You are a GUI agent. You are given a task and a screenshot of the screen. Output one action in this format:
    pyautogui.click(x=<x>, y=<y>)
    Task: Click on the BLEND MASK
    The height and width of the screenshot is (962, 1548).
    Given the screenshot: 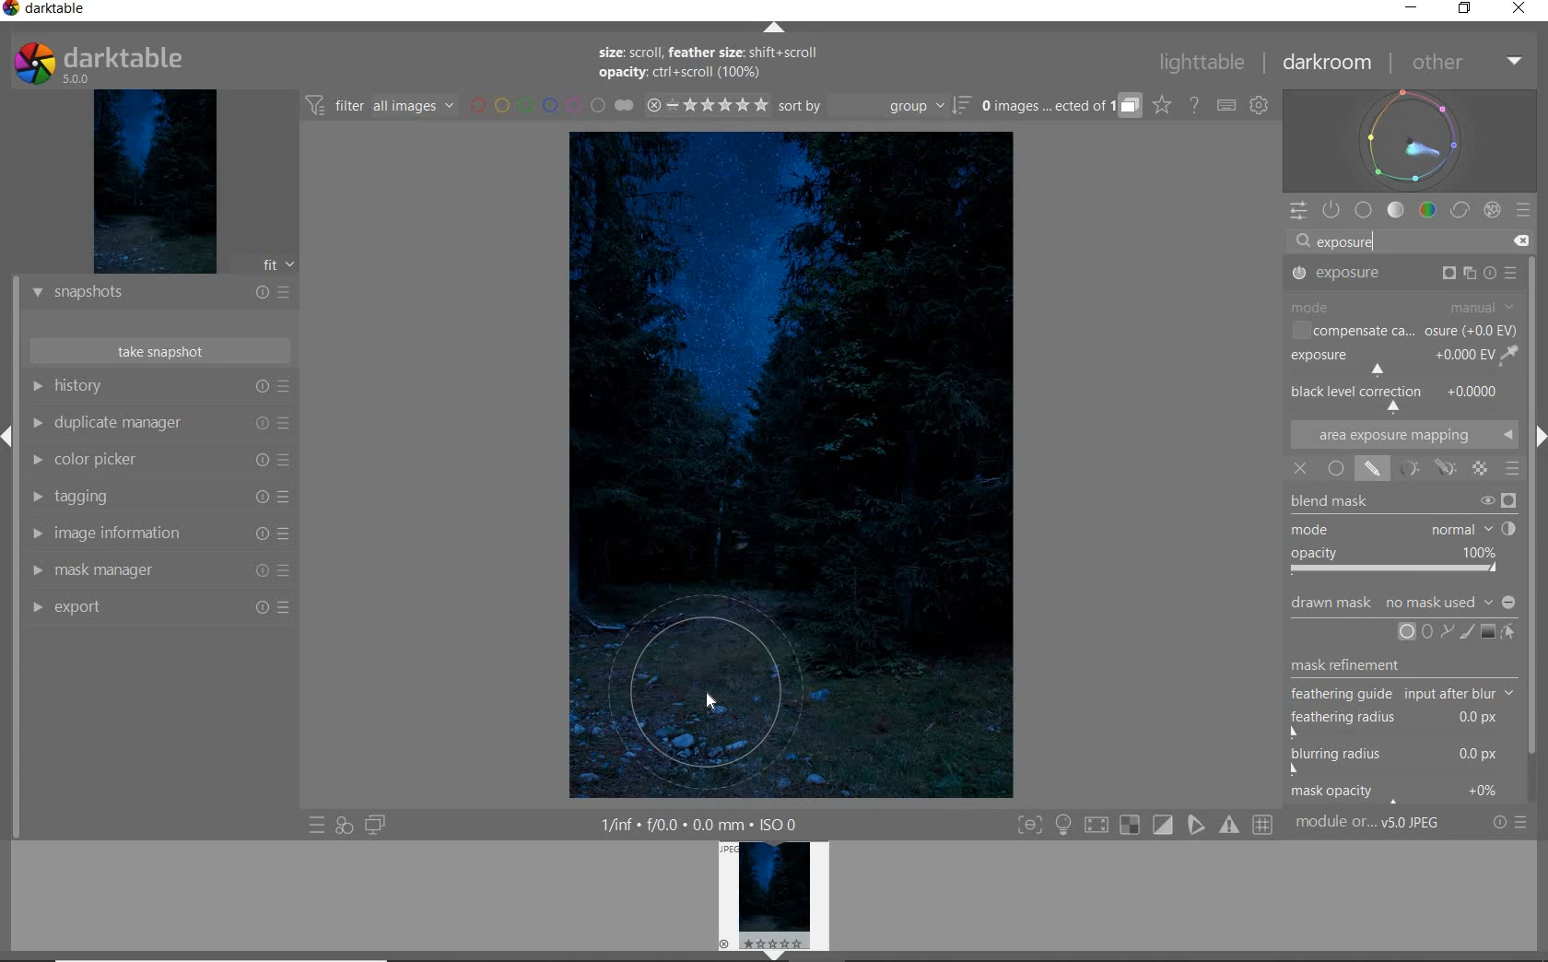 What is the action you would take?
    pyautogui.click(x=1405, y=533)
    